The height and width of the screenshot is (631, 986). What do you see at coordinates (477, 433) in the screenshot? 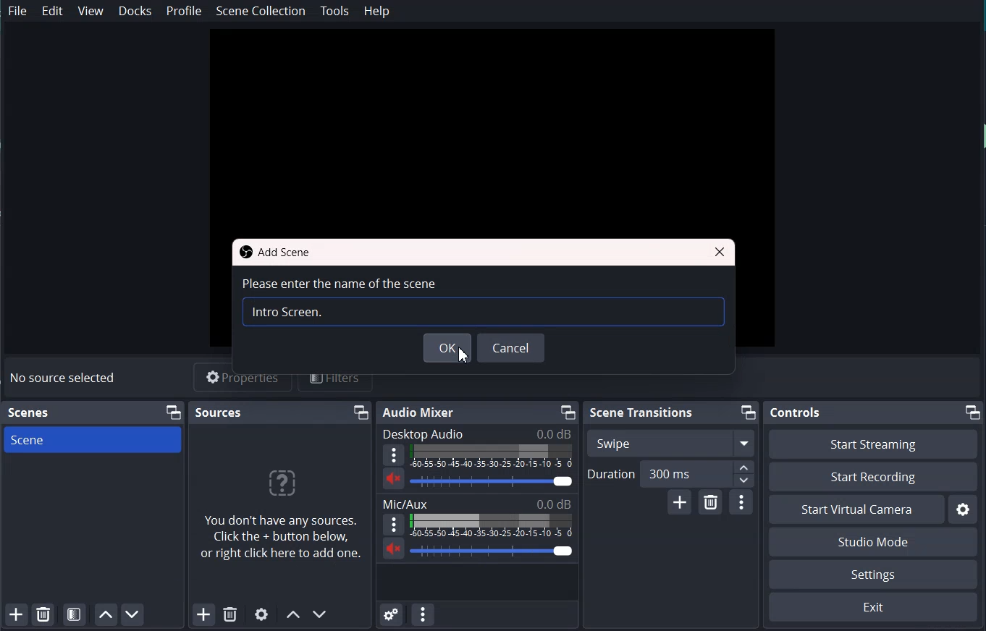
I see `Text` at bounding box center [477, 433].